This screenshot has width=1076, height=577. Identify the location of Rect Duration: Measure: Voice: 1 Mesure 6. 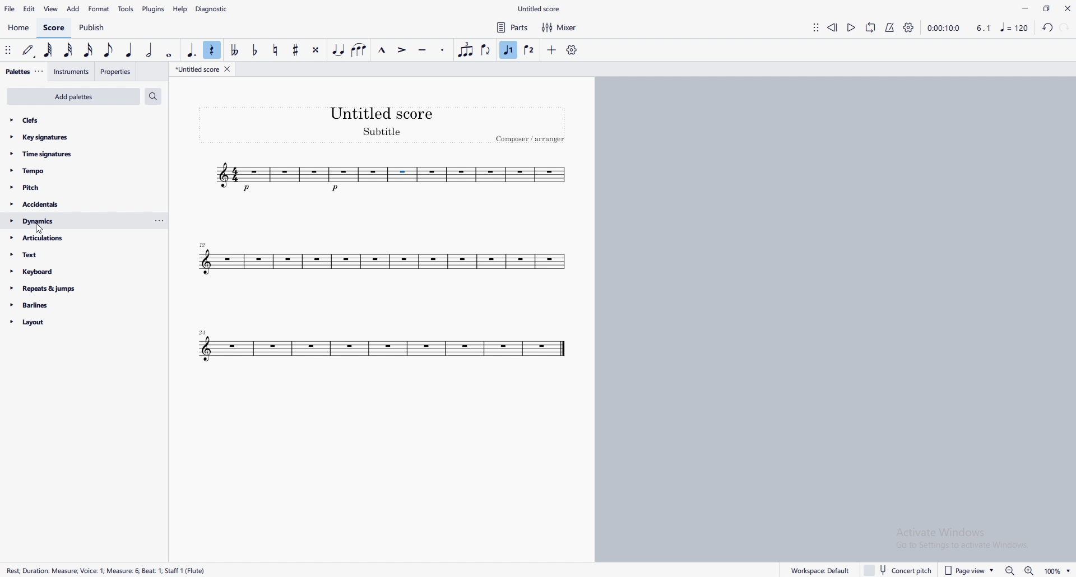
(107, 570).